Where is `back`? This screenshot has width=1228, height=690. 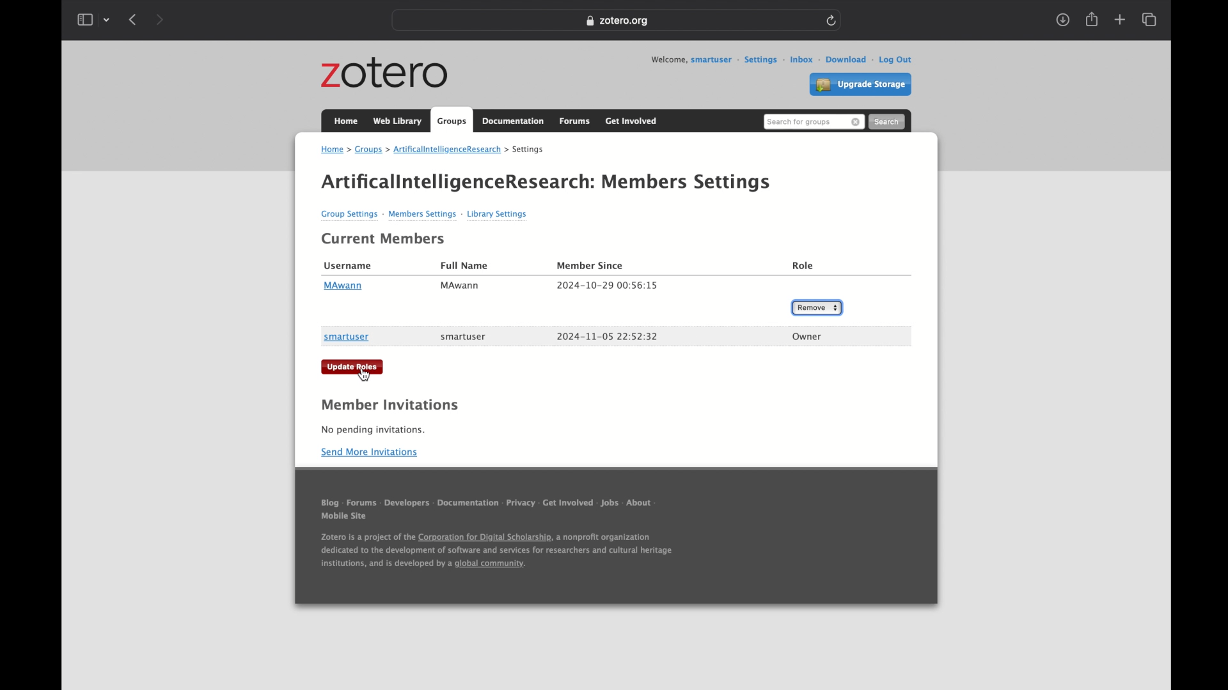 back is located at coordinates (132, 19).